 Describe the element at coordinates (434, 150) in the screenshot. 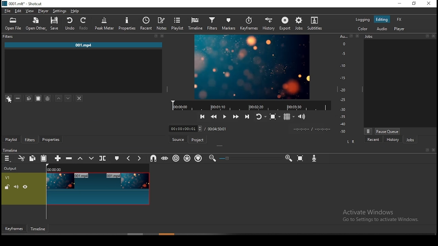

I see `close` at that location.